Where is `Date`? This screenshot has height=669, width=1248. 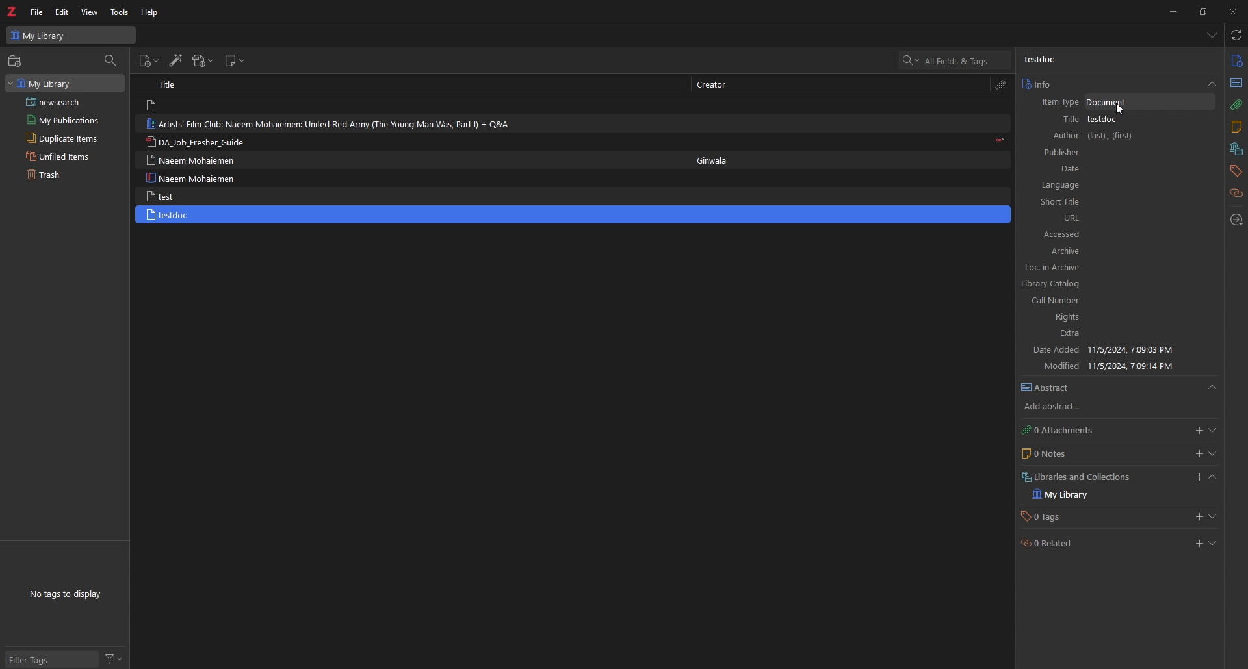 Date is located at coordinates (1120, 169).